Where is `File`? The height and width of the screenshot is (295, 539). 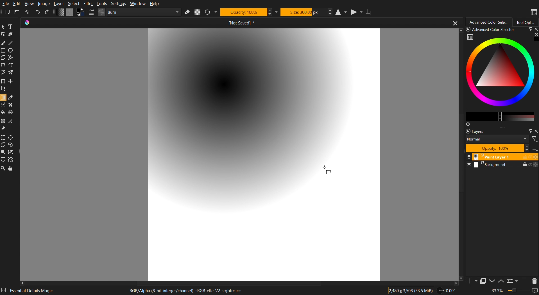 File is located at coordinates (6, 4).